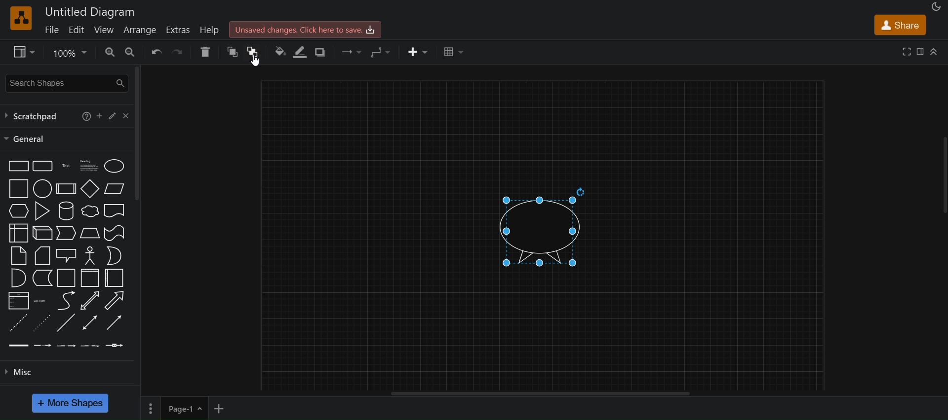  I want to click on arrow, so click(114, 301).